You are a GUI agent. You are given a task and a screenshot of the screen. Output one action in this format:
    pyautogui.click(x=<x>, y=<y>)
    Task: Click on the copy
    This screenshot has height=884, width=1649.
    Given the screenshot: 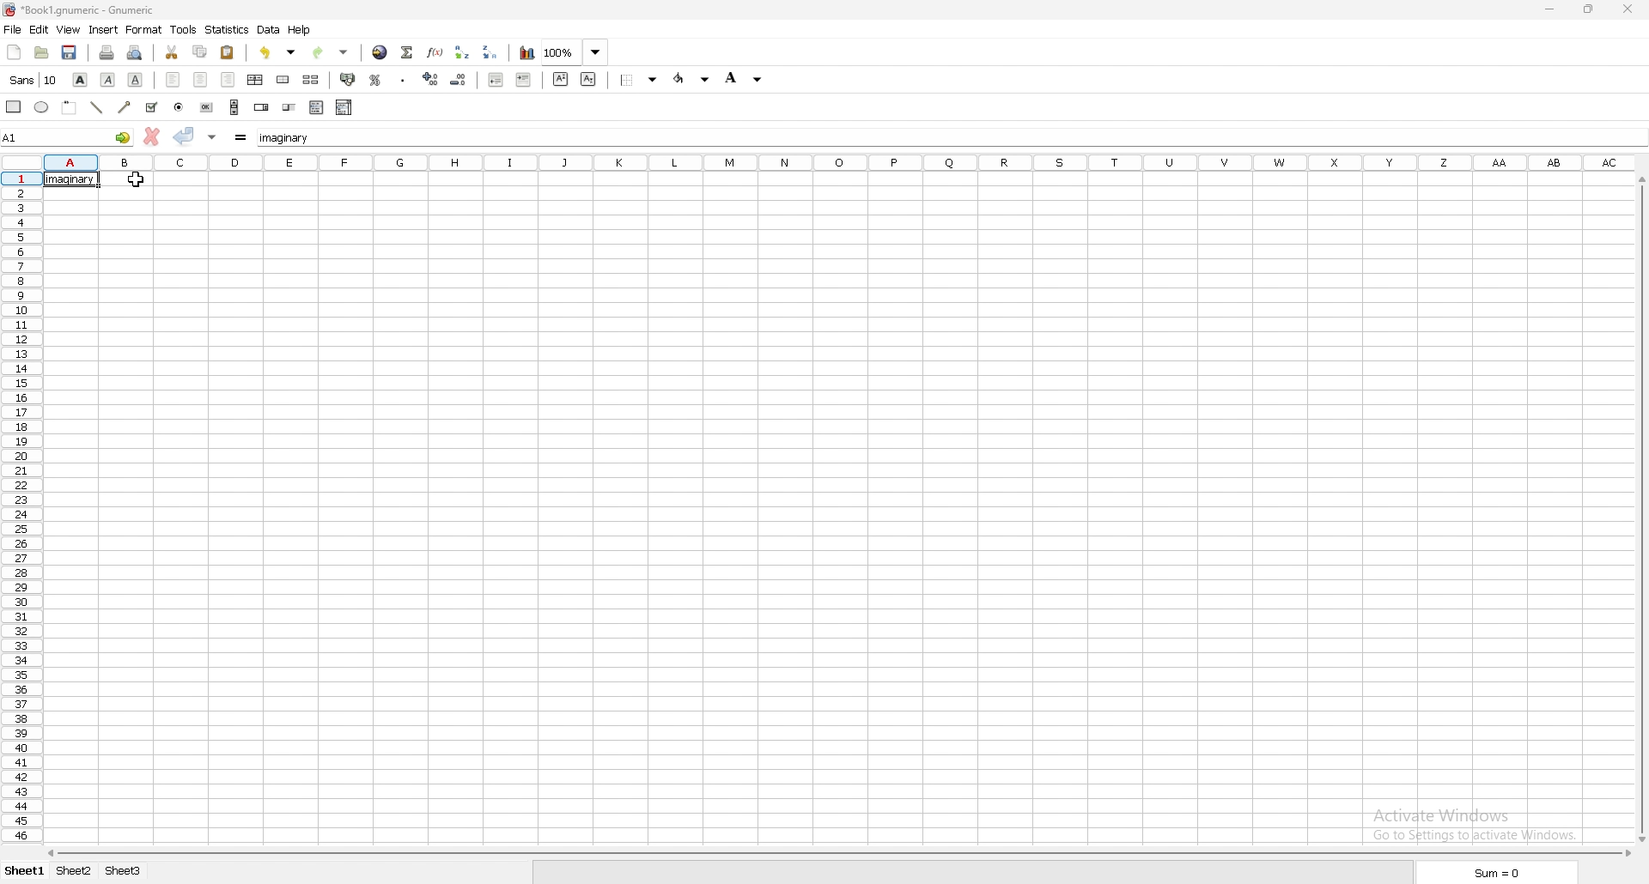 What is the action you would take?
    pyautogui.click(x=200, y=51)
    